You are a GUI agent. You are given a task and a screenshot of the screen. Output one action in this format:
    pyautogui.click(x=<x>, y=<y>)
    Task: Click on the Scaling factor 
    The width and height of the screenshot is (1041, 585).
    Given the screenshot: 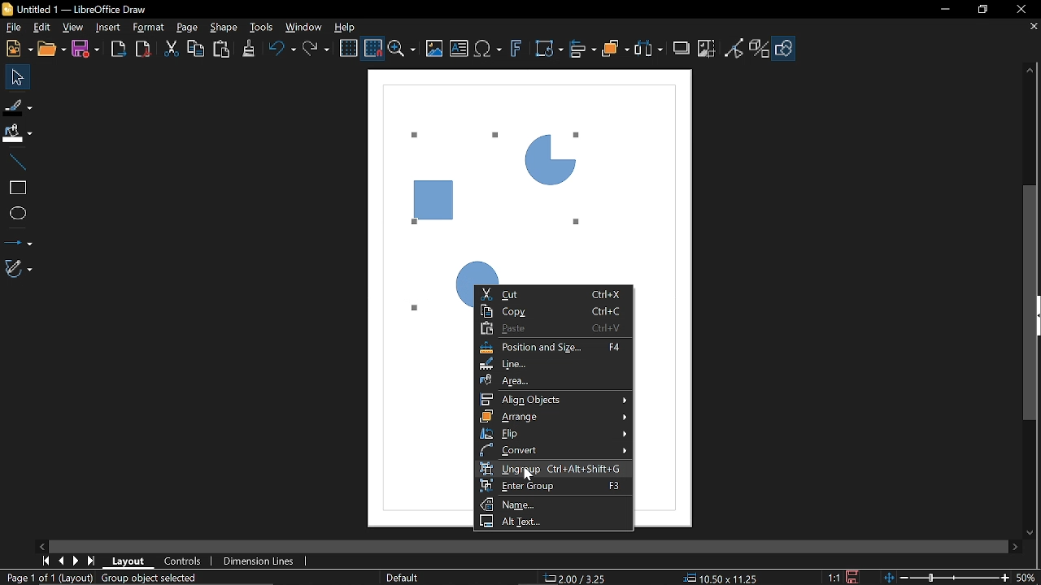 What is the action you would take?
    pyautogui.click(x=833, y=577)
    